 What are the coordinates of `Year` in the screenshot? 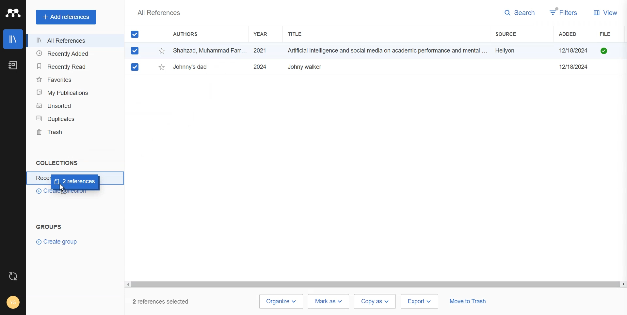 It's located at (264, 34).